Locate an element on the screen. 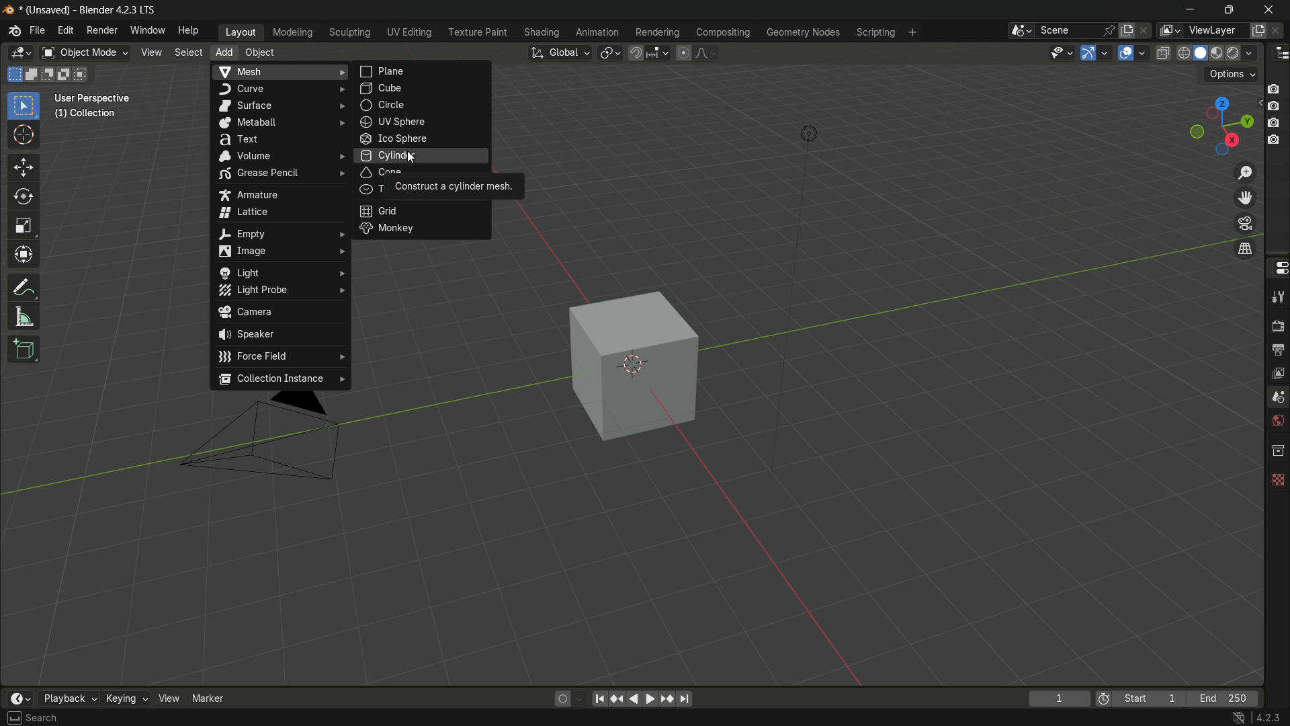  zoom in/out is located at coordinates (1245, 172).